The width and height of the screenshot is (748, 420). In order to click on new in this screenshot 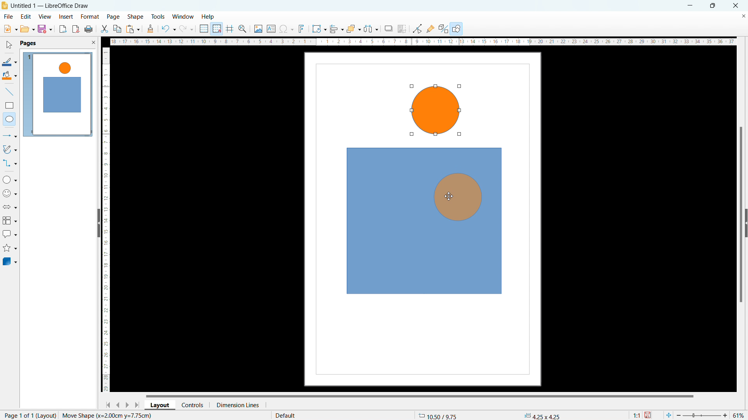, I will do `click(10, 29)`.